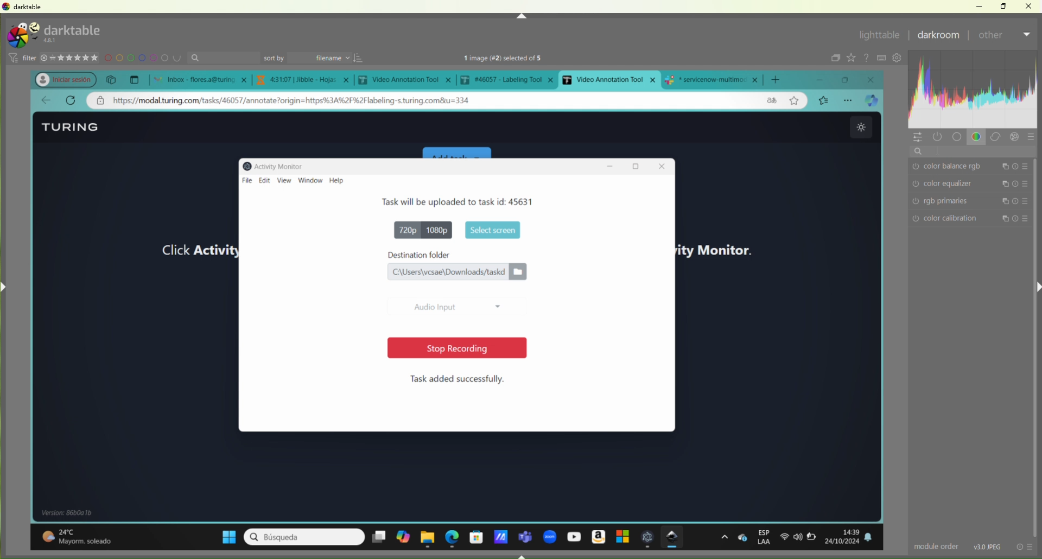  I want to click on refresh, so click(71, 100).